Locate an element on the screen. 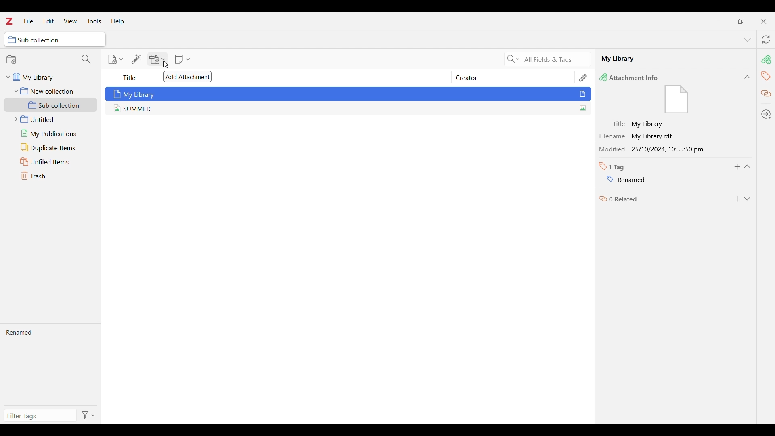 The width and height of the screenshot is (775, 436). Close interface is located at coordinates (763, 21).